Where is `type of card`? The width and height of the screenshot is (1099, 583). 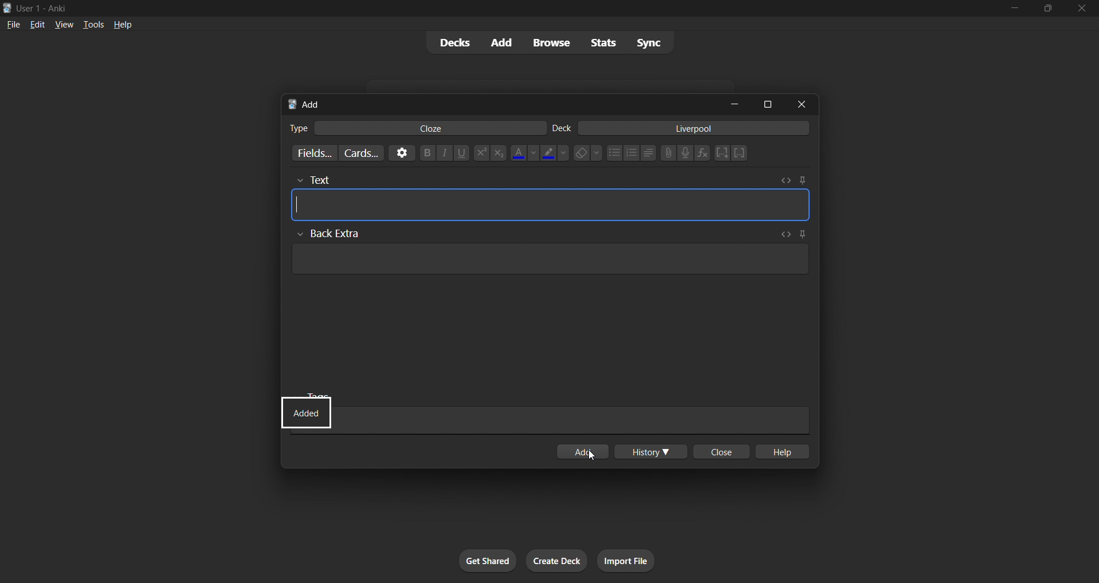 type of card is located at coordinates (295, 129).